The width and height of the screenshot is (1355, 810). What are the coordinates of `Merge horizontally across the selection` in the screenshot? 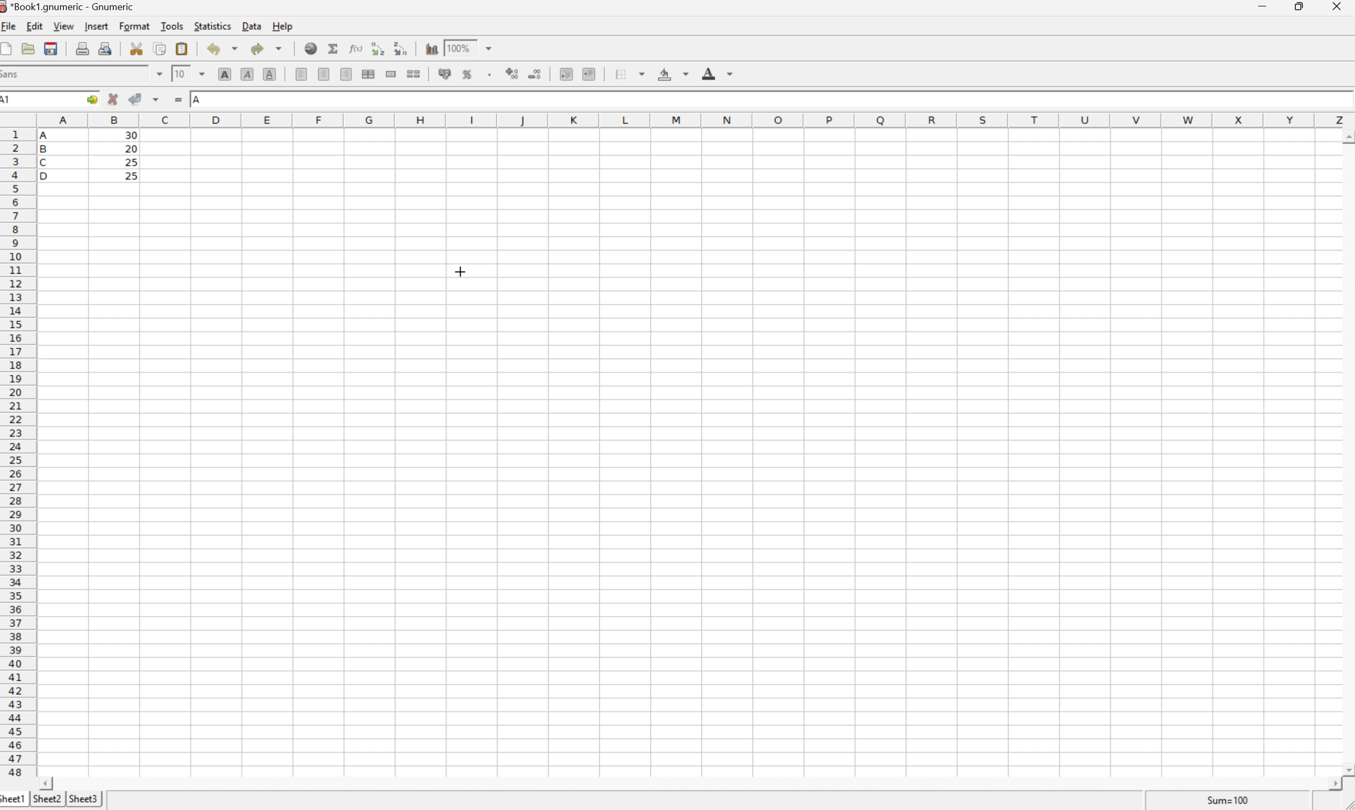 It's located at (368, 74).